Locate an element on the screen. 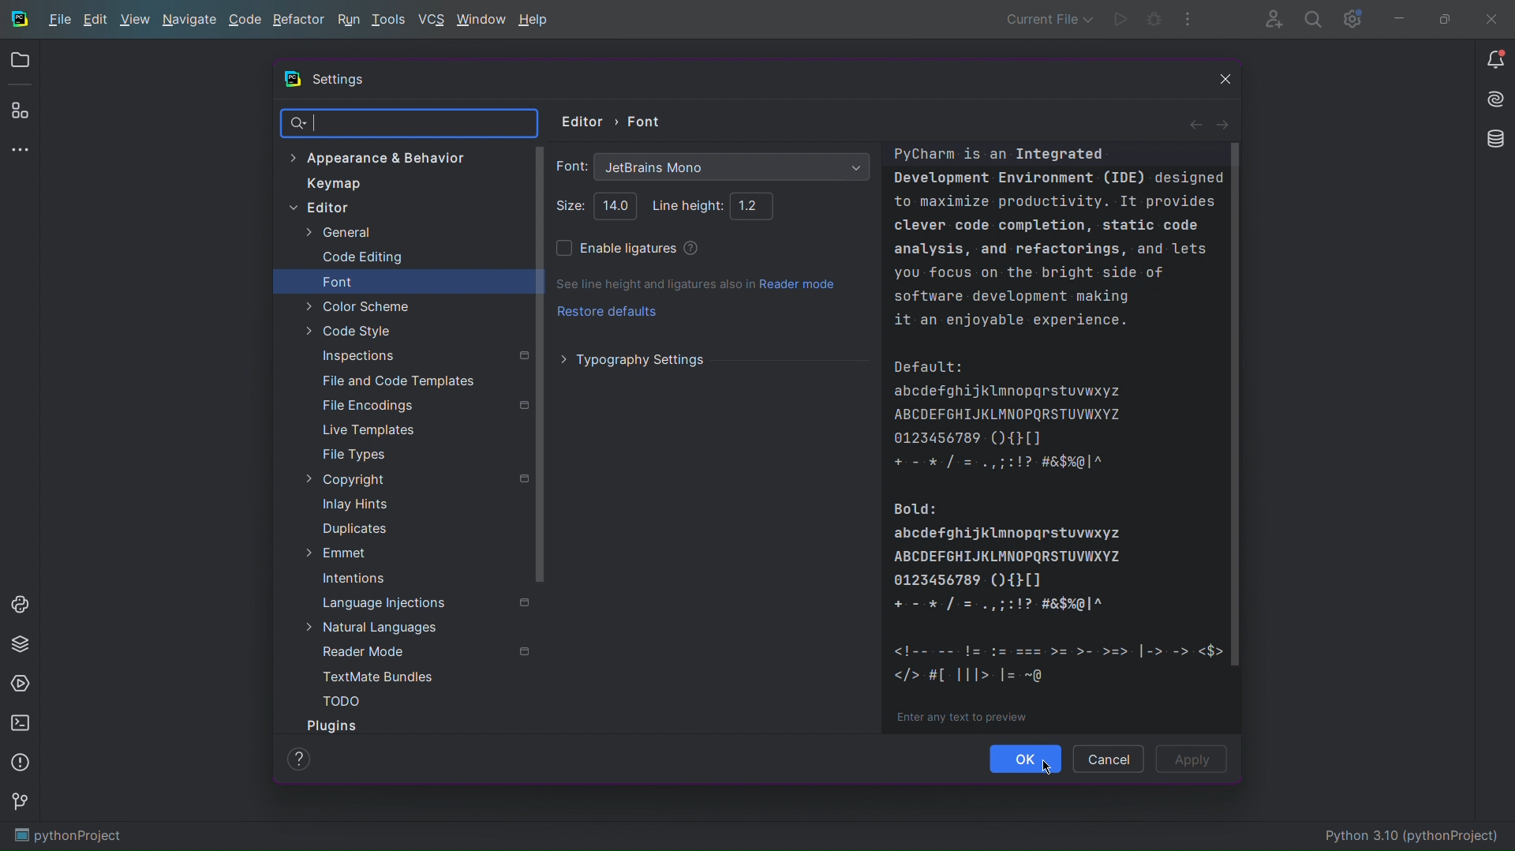  Code is located at coordinates (245, 22).